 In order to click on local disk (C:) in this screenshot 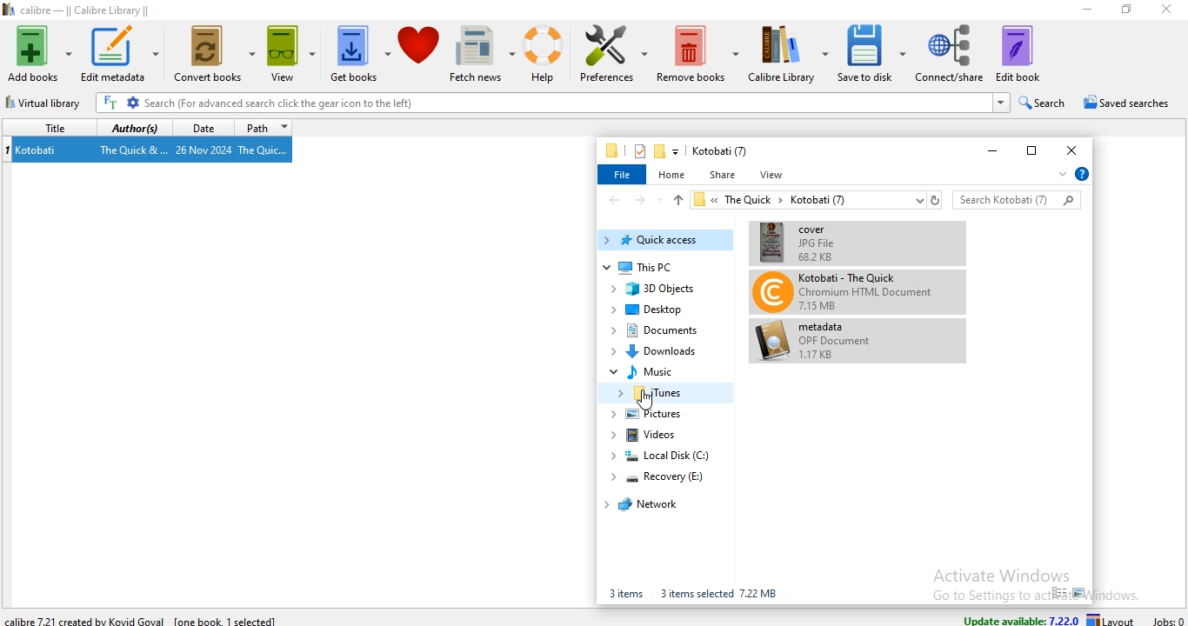, I will do `click(669, 455)`.